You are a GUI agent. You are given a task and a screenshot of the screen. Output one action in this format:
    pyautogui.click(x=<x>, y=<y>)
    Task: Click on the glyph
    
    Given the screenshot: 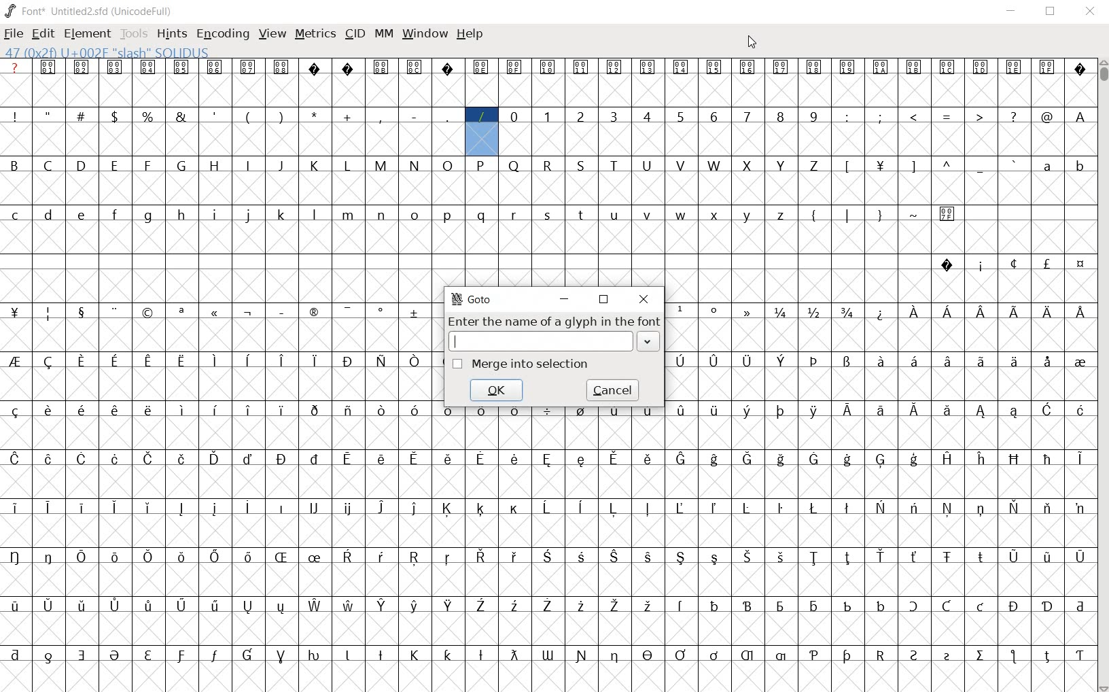 What is the action you would take?
    pyautogui.click(x=215, y=606)
    